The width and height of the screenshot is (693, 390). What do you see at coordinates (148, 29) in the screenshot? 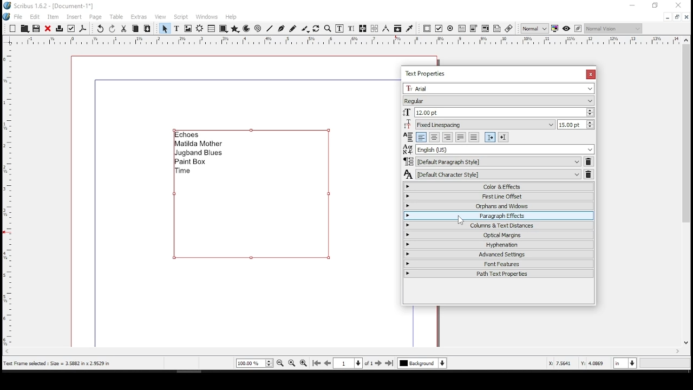
I see `paste` at bounding box center [148, 29].